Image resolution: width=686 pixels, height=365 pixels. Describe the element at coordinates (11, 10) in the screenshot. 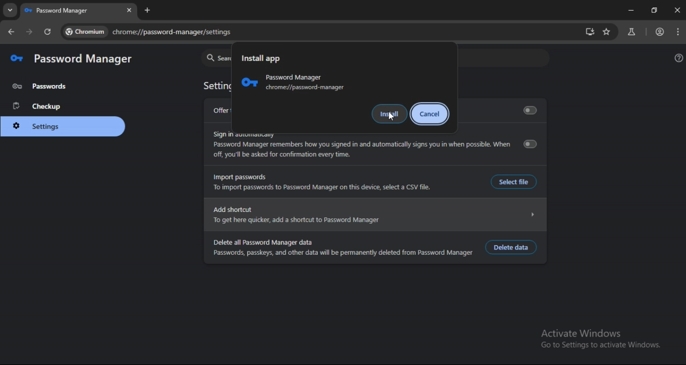

I see `search tabs` at that location.